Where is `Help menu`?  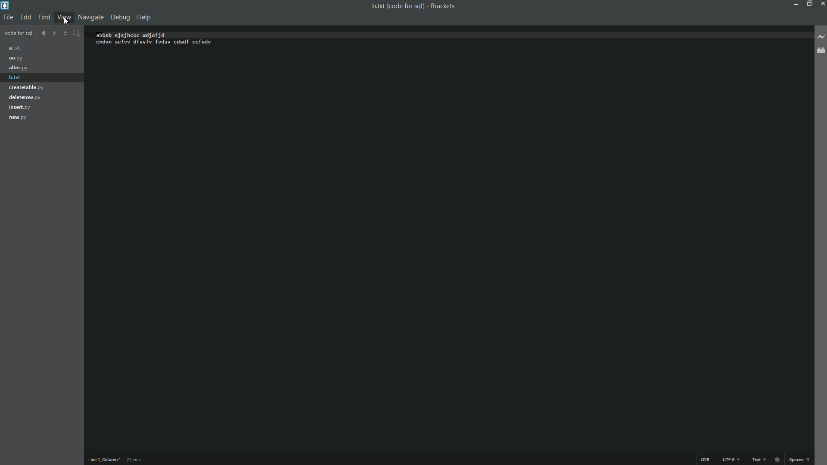 Help menu is located at coordinates (145, 18).